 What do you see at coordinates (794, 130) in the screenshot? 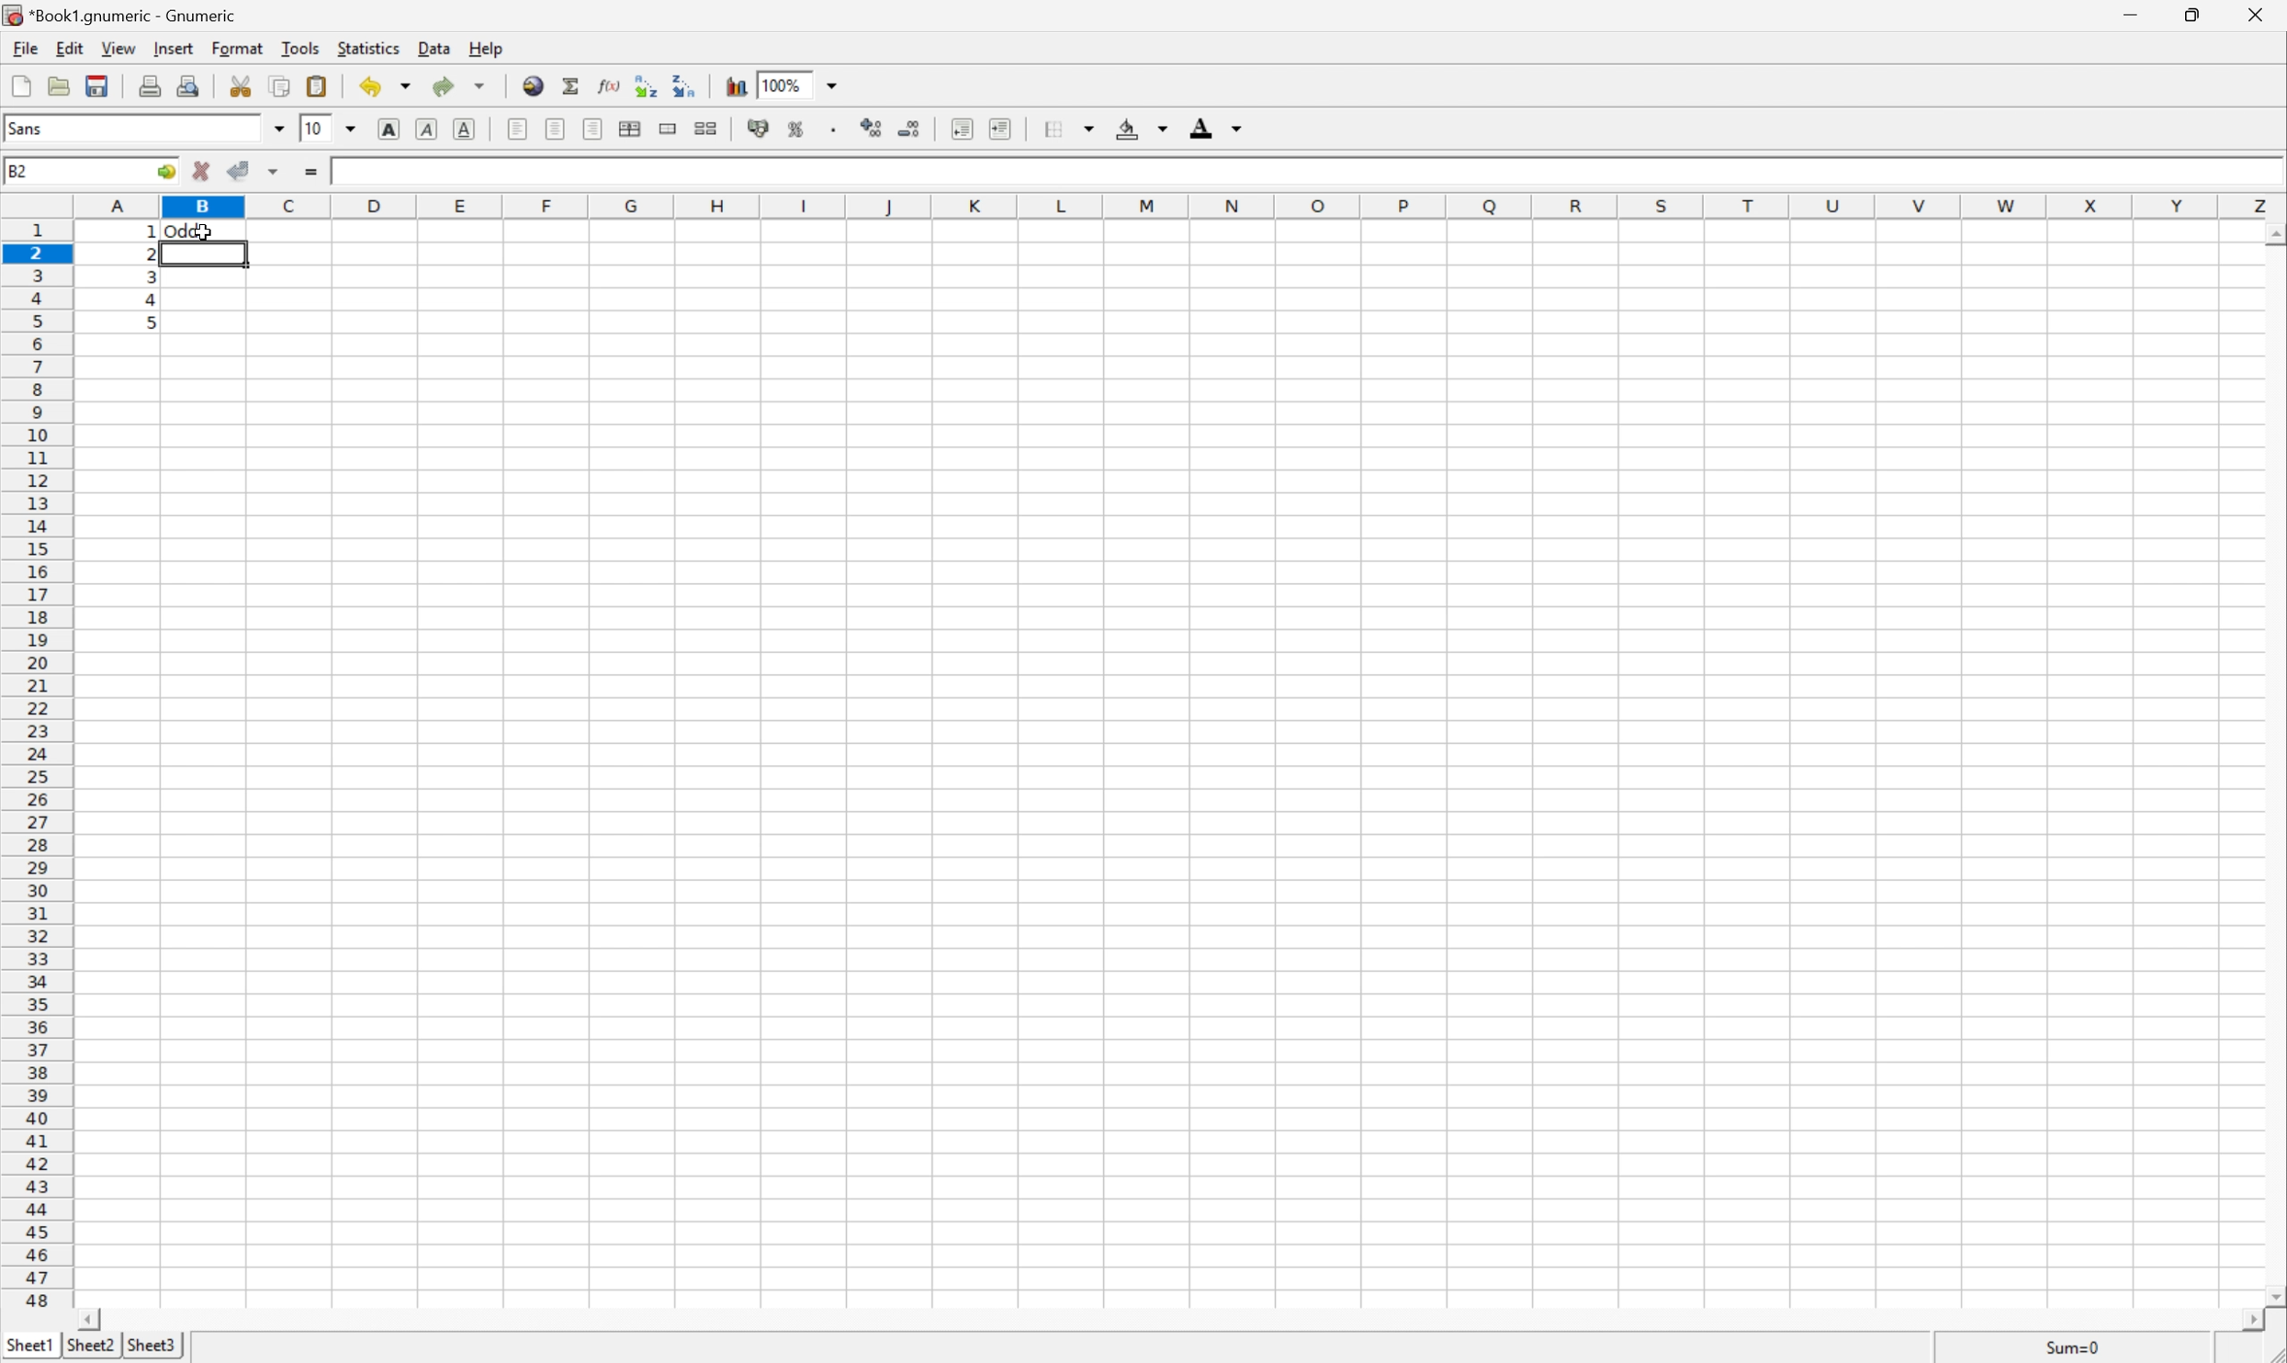
I see `Format selection as percentage` at bounding box center [794, 130].